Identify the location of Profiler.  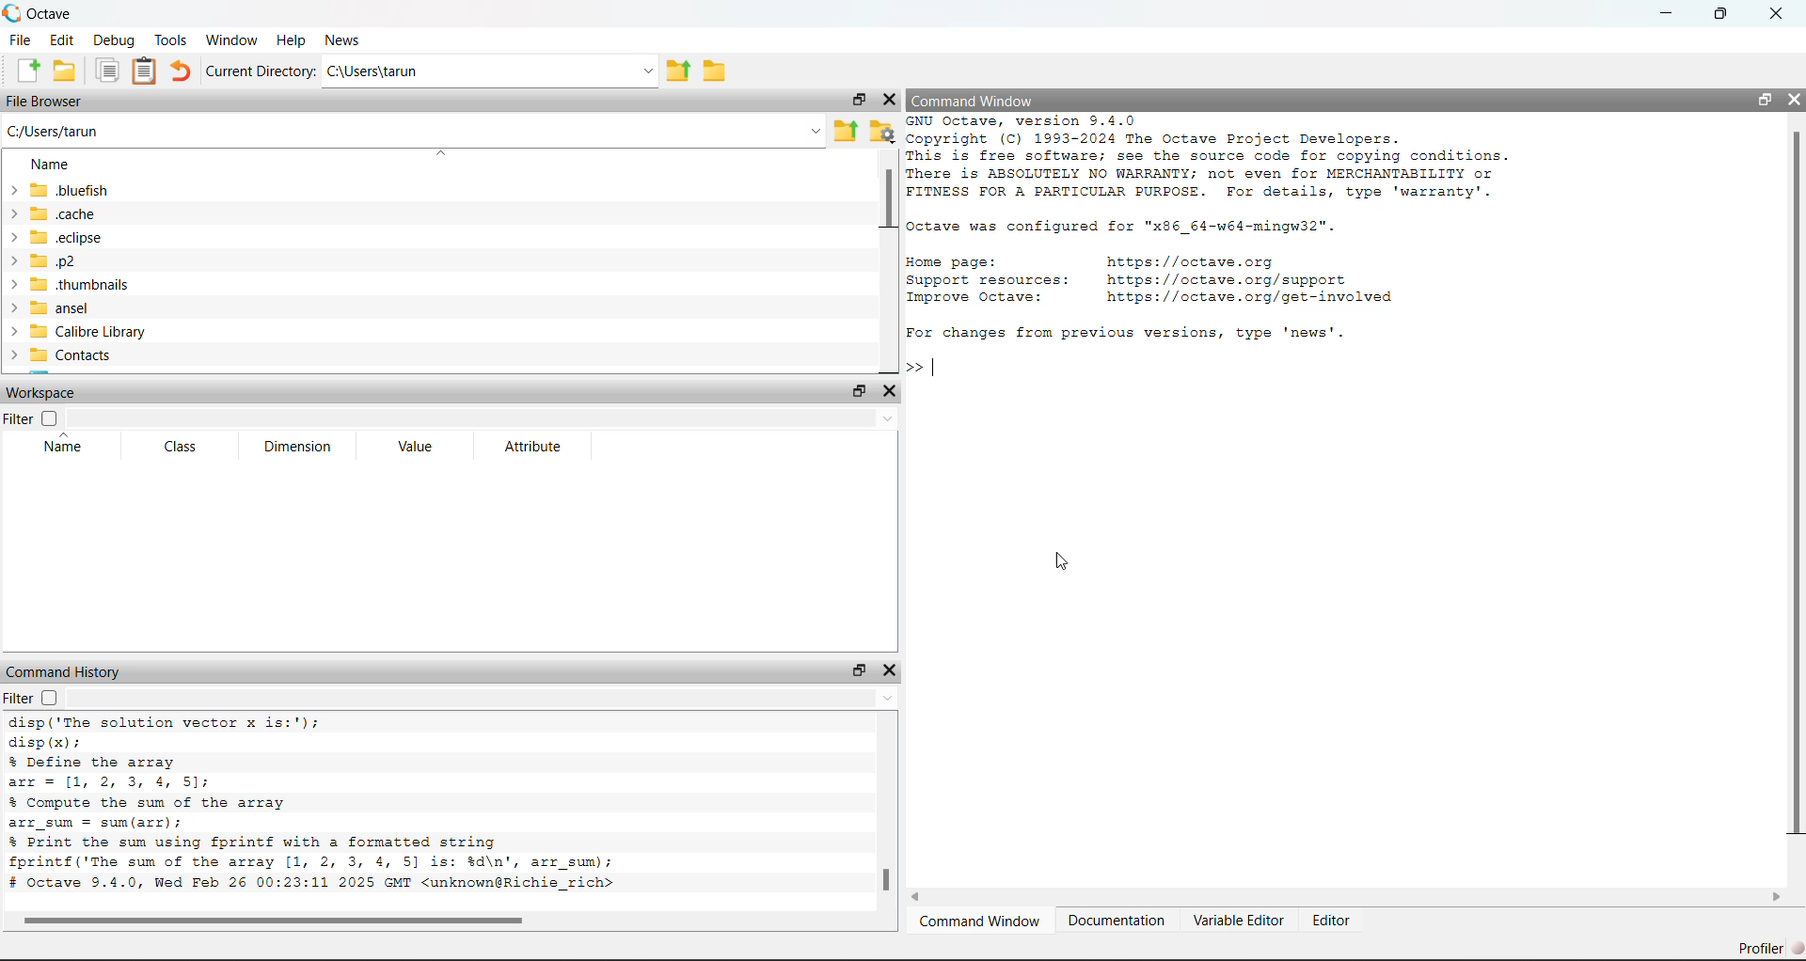
(1766, 948).